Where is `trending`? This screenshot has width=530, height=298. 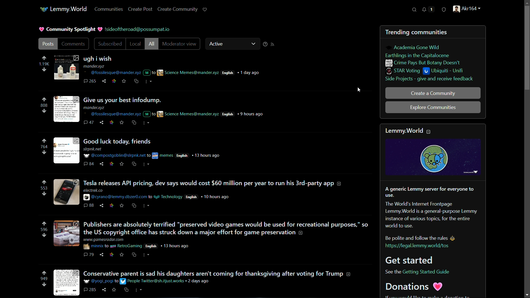 trending is located at coordinates (397, 33).